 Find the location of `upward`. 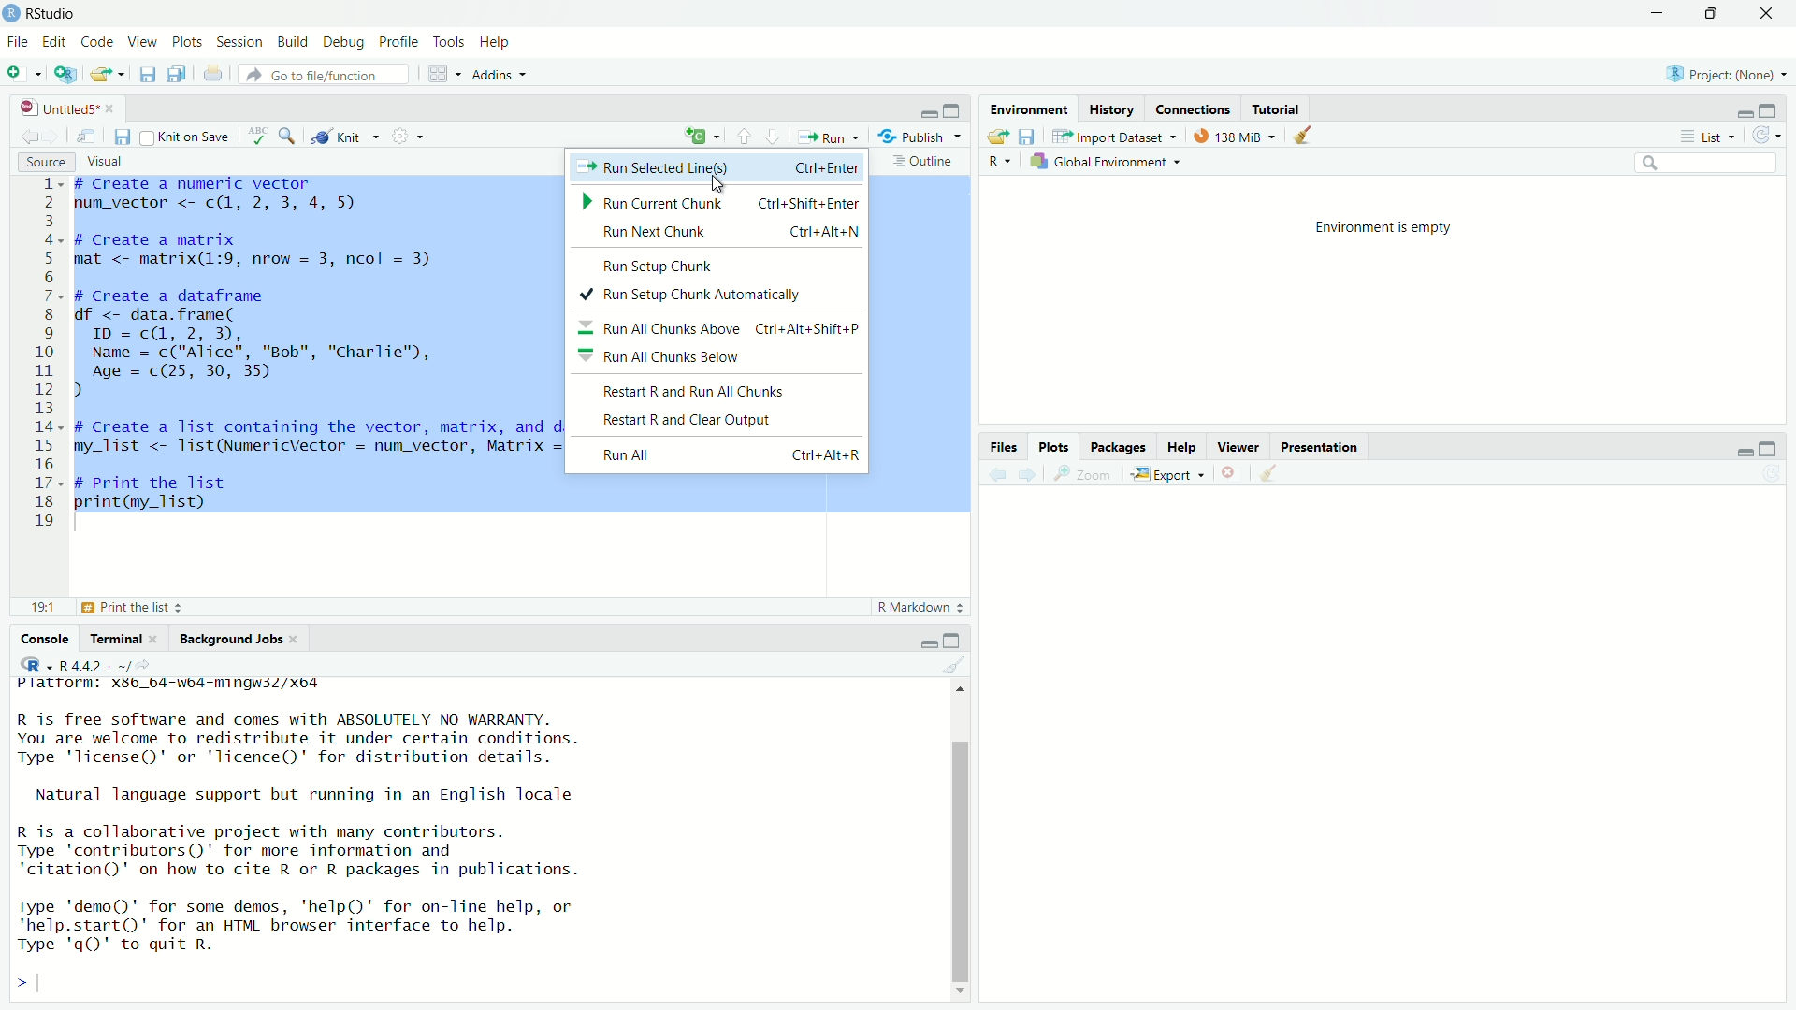

upward is located at coordinates (748, 136).